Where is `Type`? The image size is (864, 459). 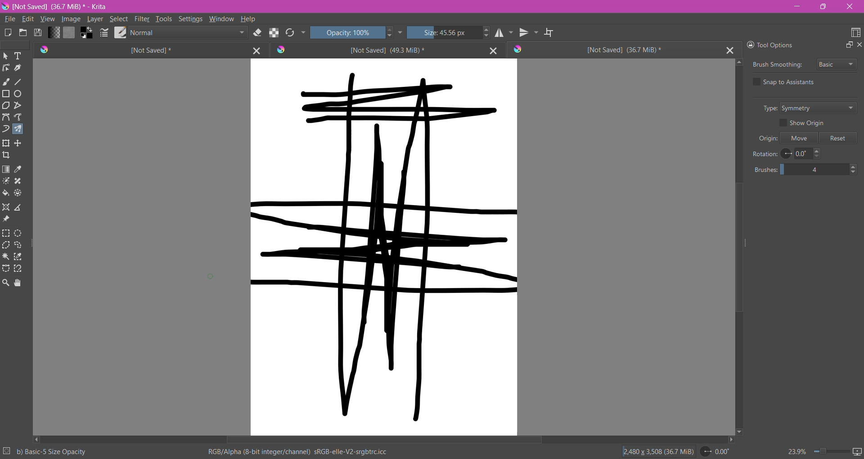
Type is located at coordinates (767, 108).